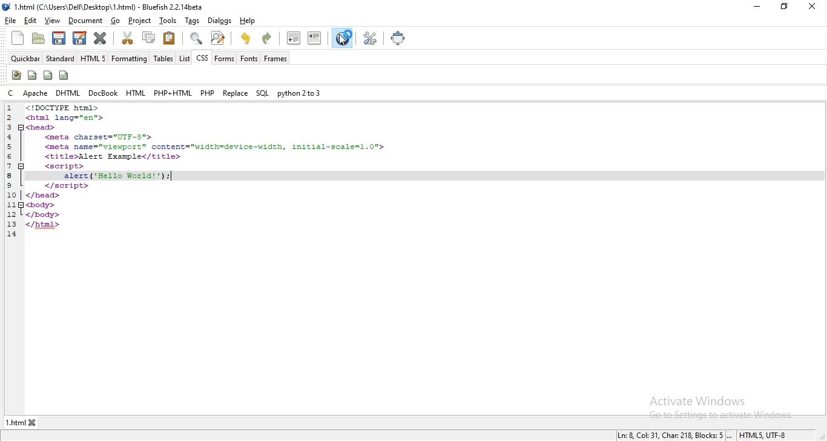  I want to click on 3, so click(8, 127).